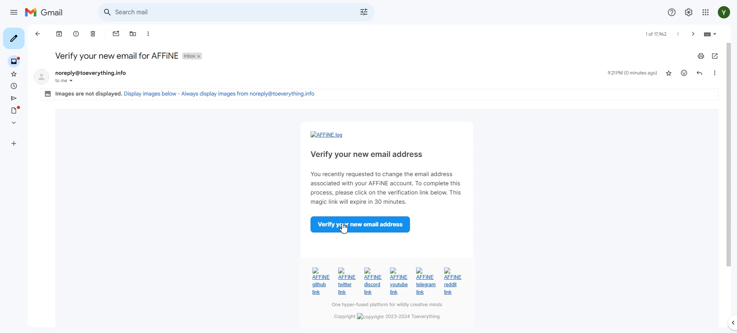 This screenshot has width=737, height=333. Describe the element at coordinates (705, 34) in the screenshot. I see `input tools on/off` at that location.